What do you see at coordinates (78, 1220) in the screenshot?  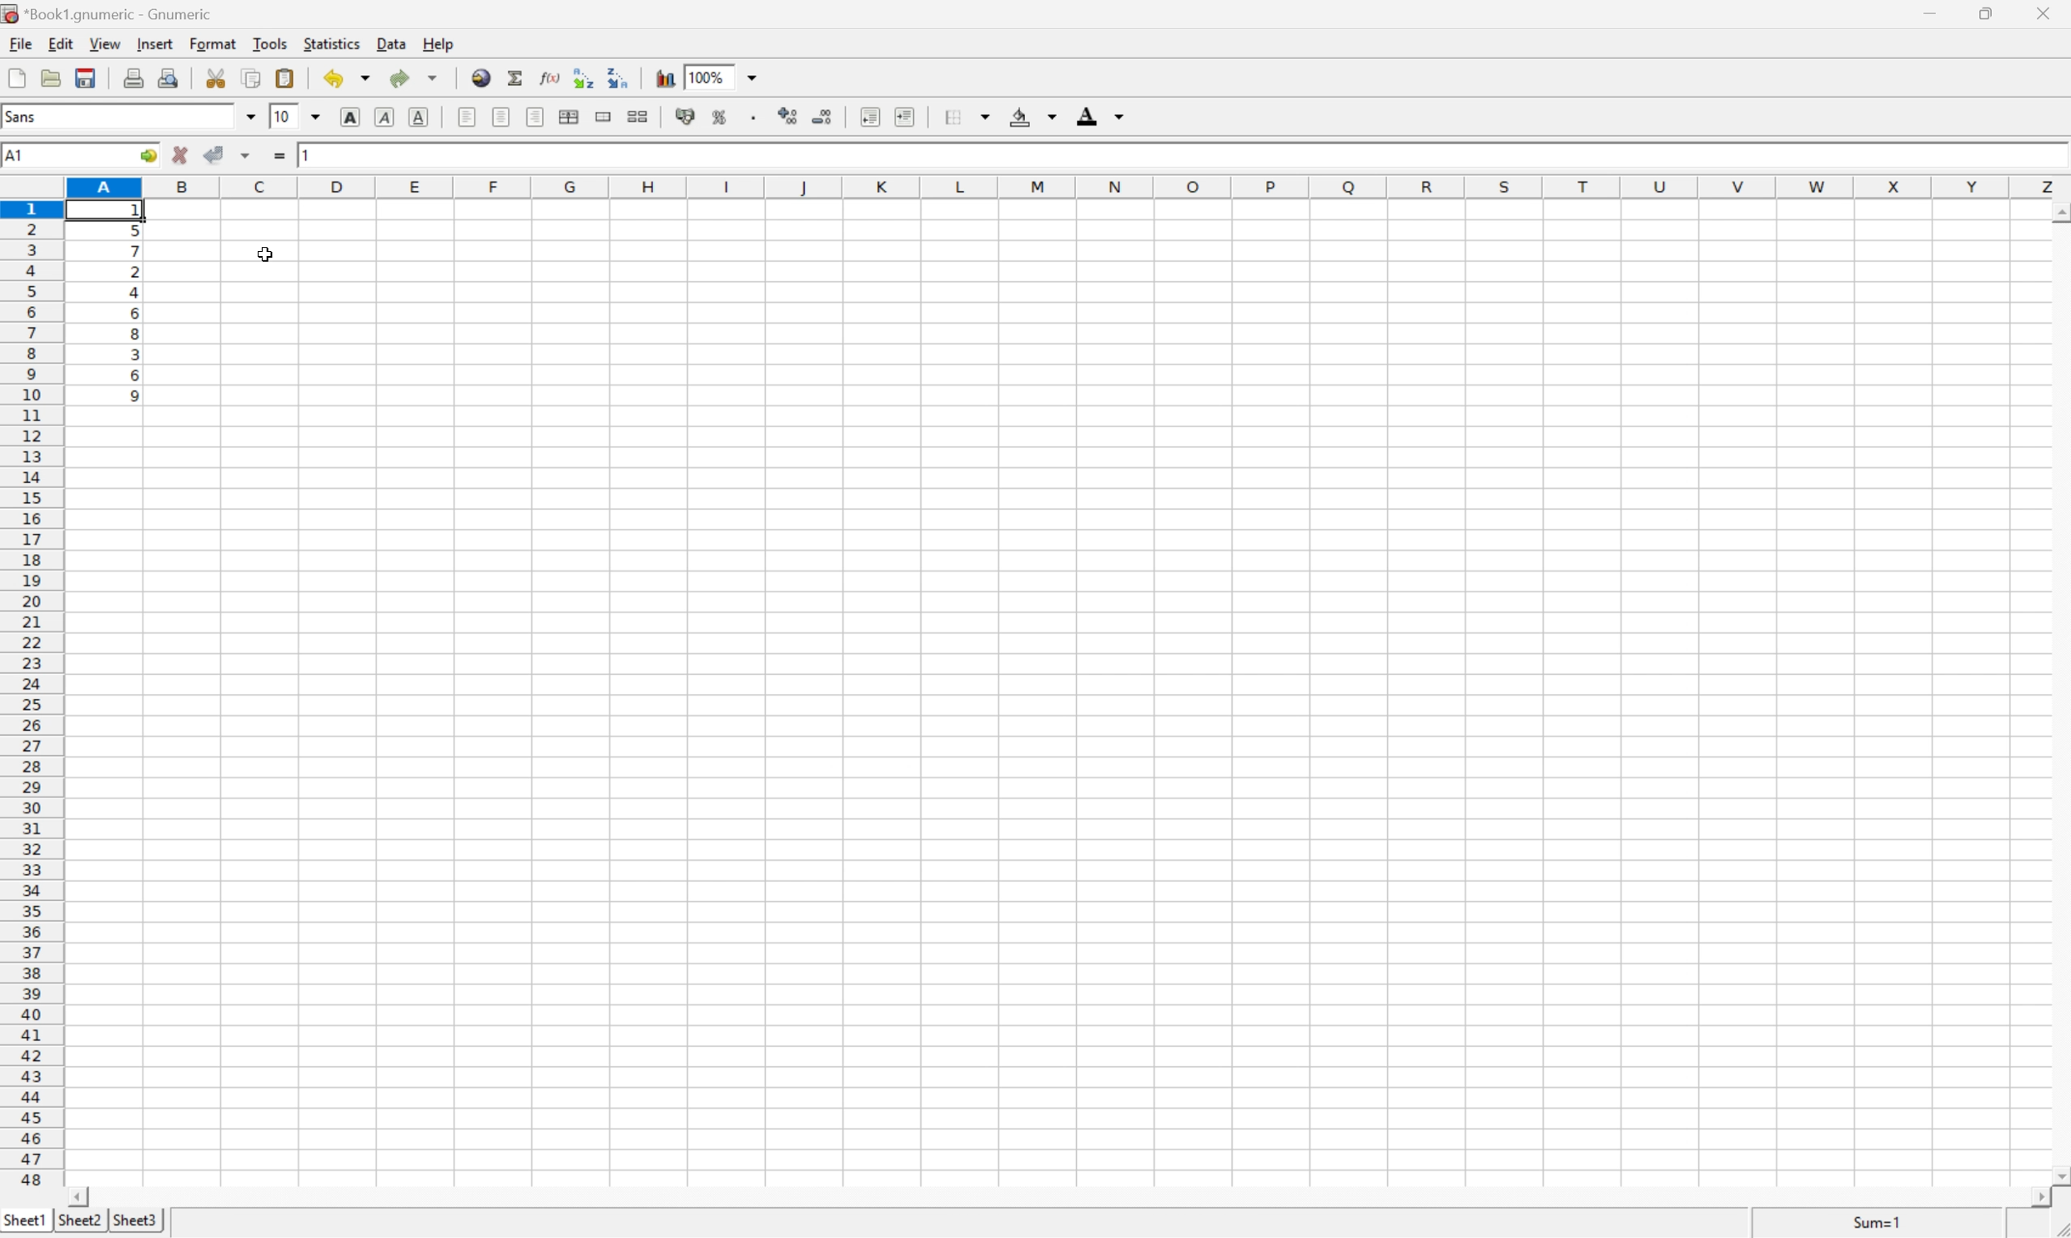 I see `sheet2` at bounding box center [78, 1220].